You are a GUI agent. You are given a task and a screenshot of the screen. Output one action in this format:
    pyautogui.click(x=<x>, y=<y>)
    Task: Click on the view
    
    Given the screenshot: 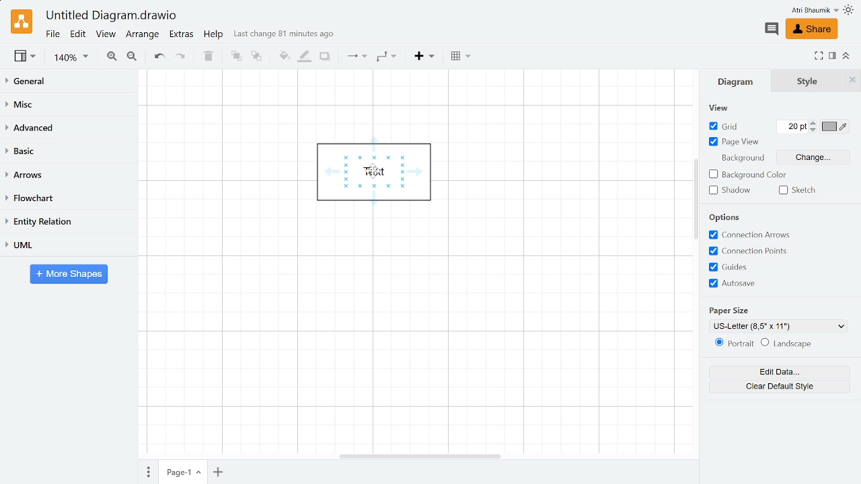 What is the action you would take?
    pyautogui.click(x=724, y=108)
    